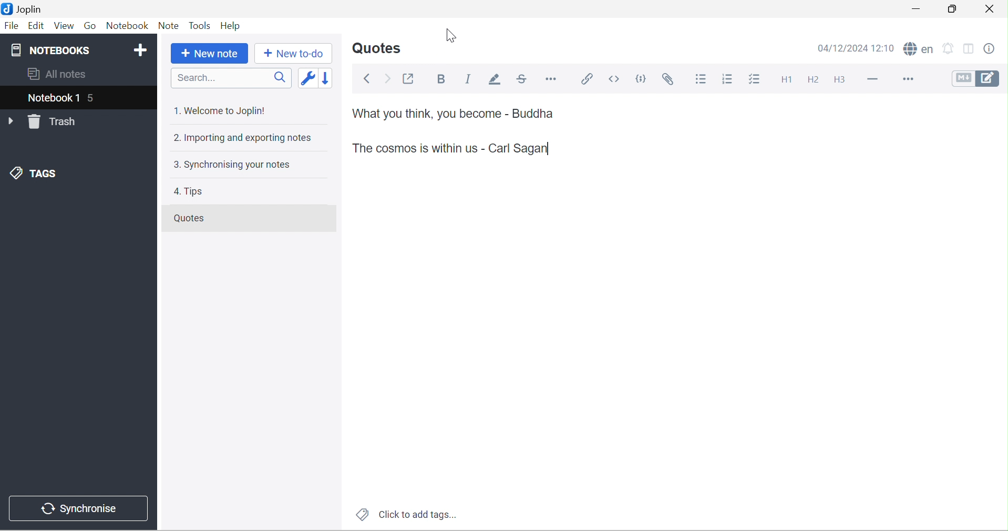 This screenshot has width=1008, height=531. Describe the element at coordinates (238, 165) in the screenshot. I see `3. Synchronising your notes` at that location.